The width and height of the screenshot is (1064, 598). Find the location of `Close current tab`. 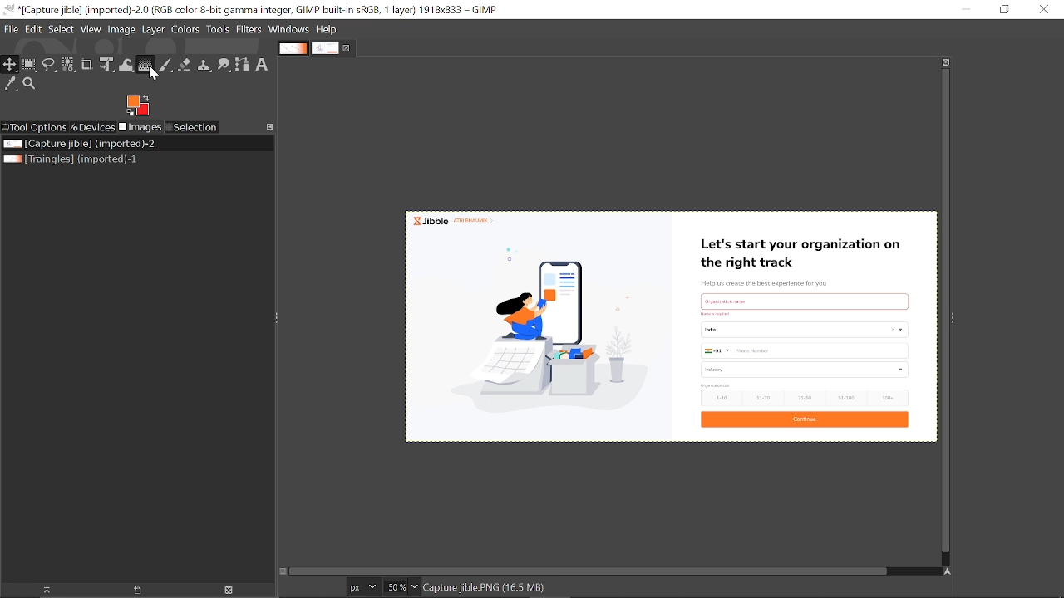

Close current tab is located at coordinates (347, 47).